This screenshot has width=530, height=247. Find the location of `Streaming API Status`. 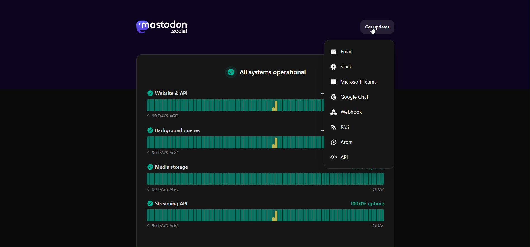

Streaming API Status is located at coordinates (266, 215).